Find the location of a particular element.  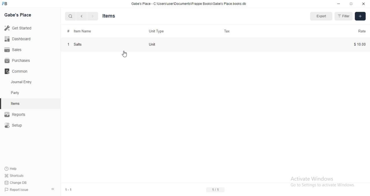

Common is located at coordinates (17, 71).